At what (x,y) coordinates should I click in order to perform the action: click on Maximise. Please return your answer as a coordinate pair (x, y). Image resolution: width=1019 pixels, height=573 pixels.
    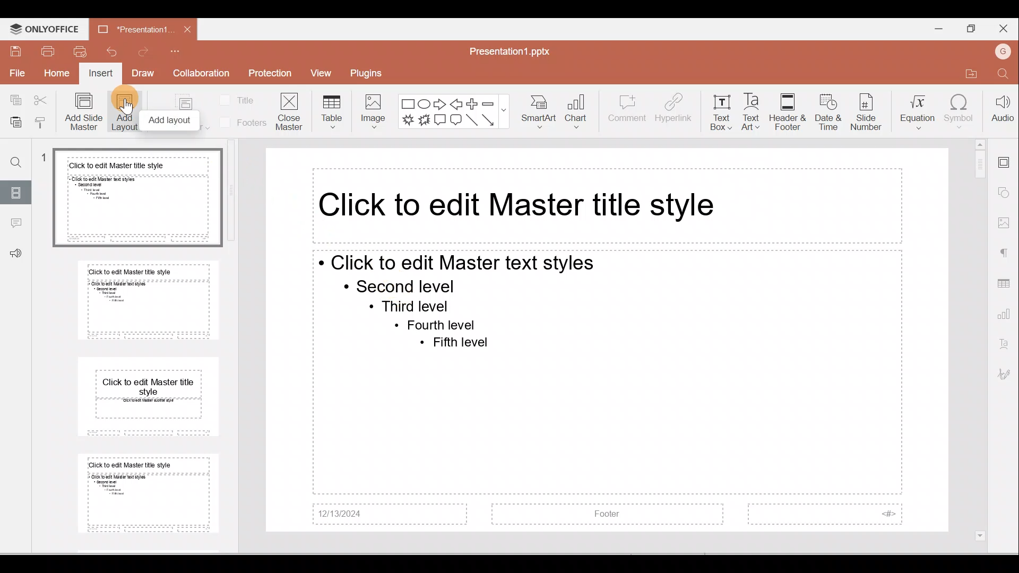
    Looking at the image, I should click on (969, 29).